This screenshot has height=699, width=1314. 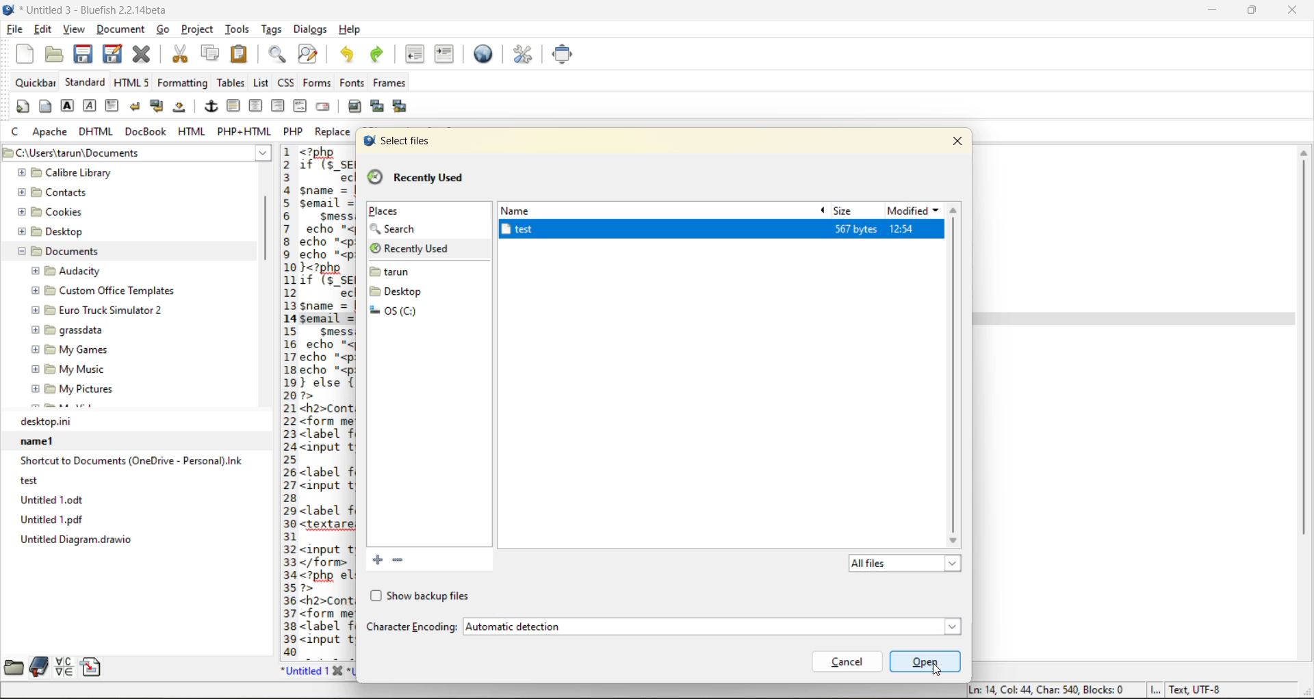 I want to click on insert image, so click(x=357, y=107).